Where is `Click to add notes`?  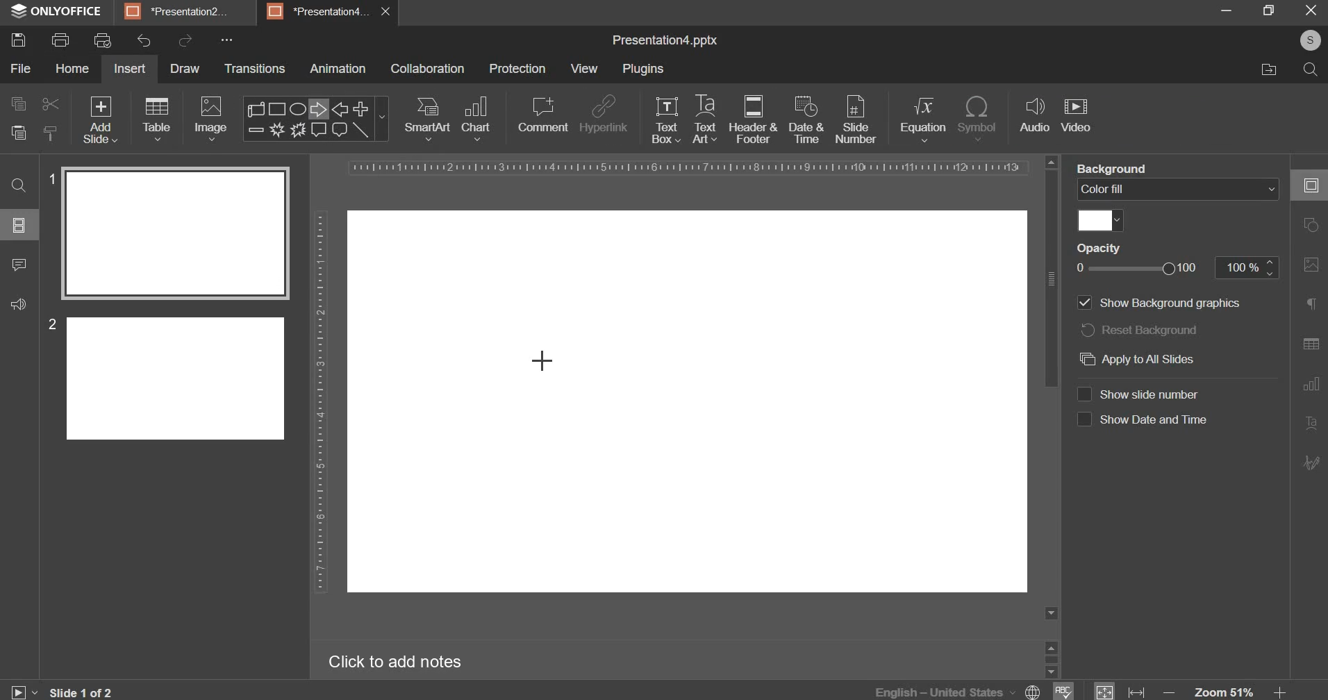 Click to add notes is located at coordinates (403, 664).